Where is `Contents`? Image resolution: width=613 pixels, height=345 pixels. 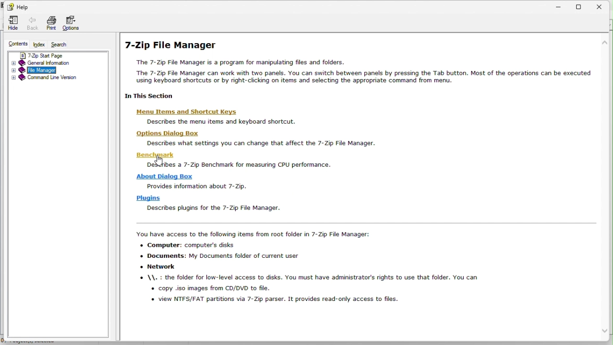
Contents is located at coordinates (15, 44).